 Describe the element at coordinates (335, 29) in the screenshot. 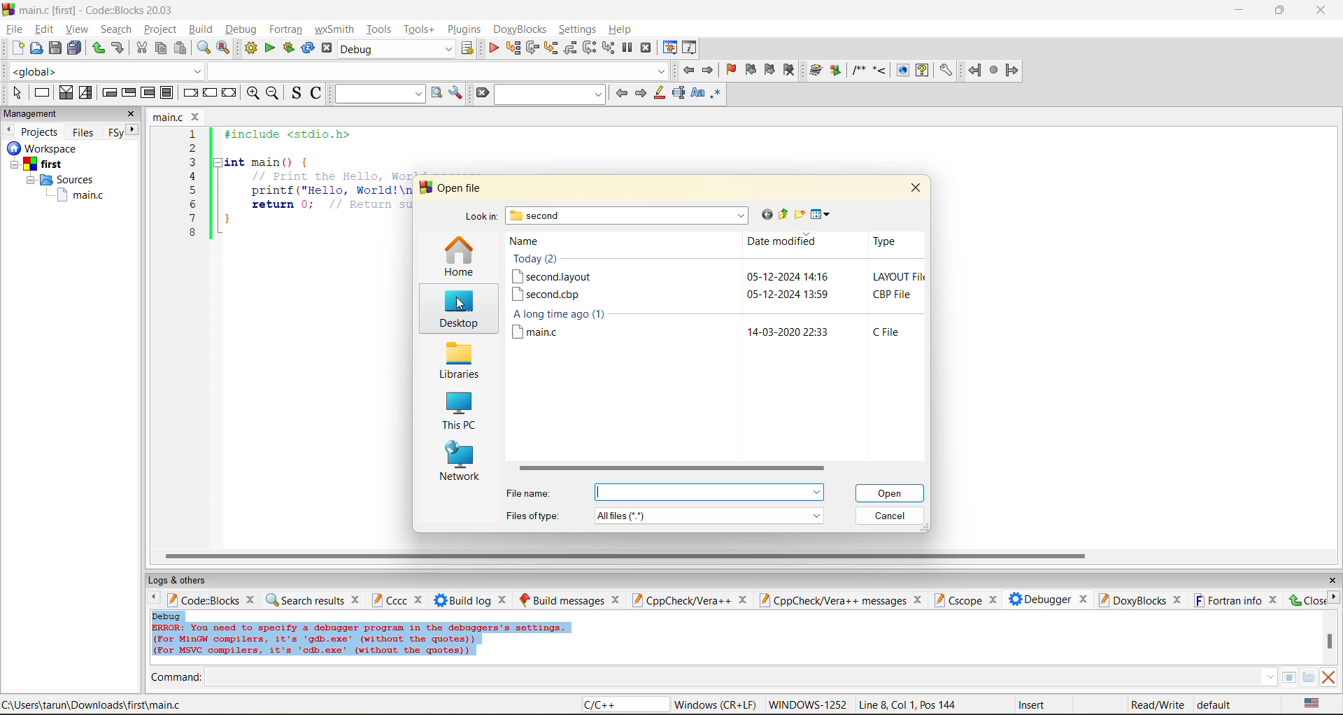

I see `wxsmith` at that location.